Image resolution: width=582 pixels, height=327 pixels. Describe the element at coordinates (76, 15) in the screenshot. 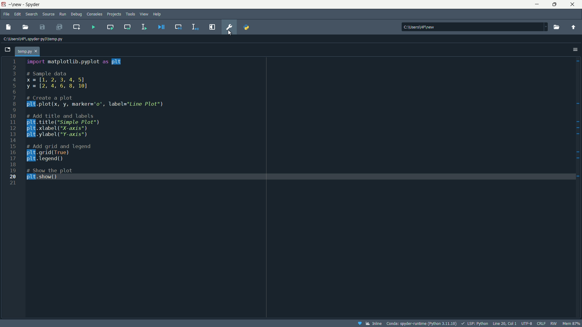

I see `debug` at that location.